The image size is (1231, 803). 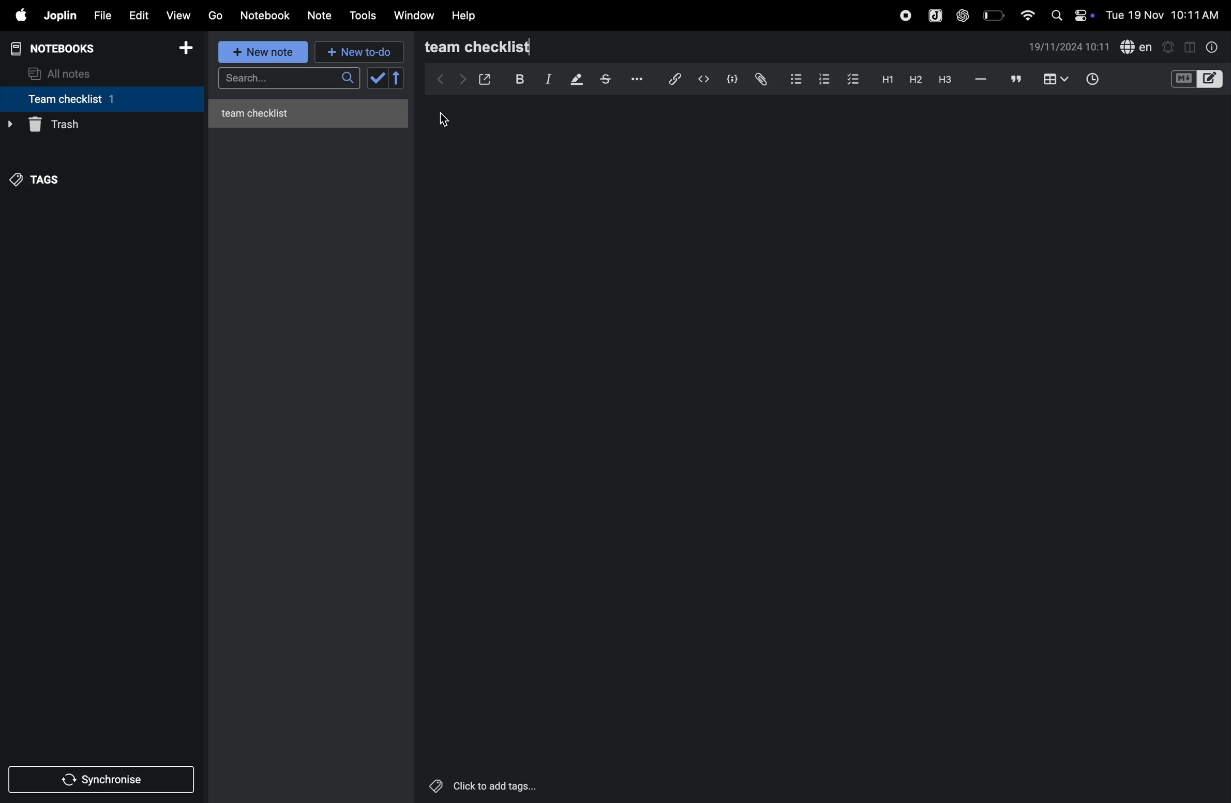 What do you see at coordinates (61, 16) in the screenshot?
I see `joplin` at bounding box center [61, 16].